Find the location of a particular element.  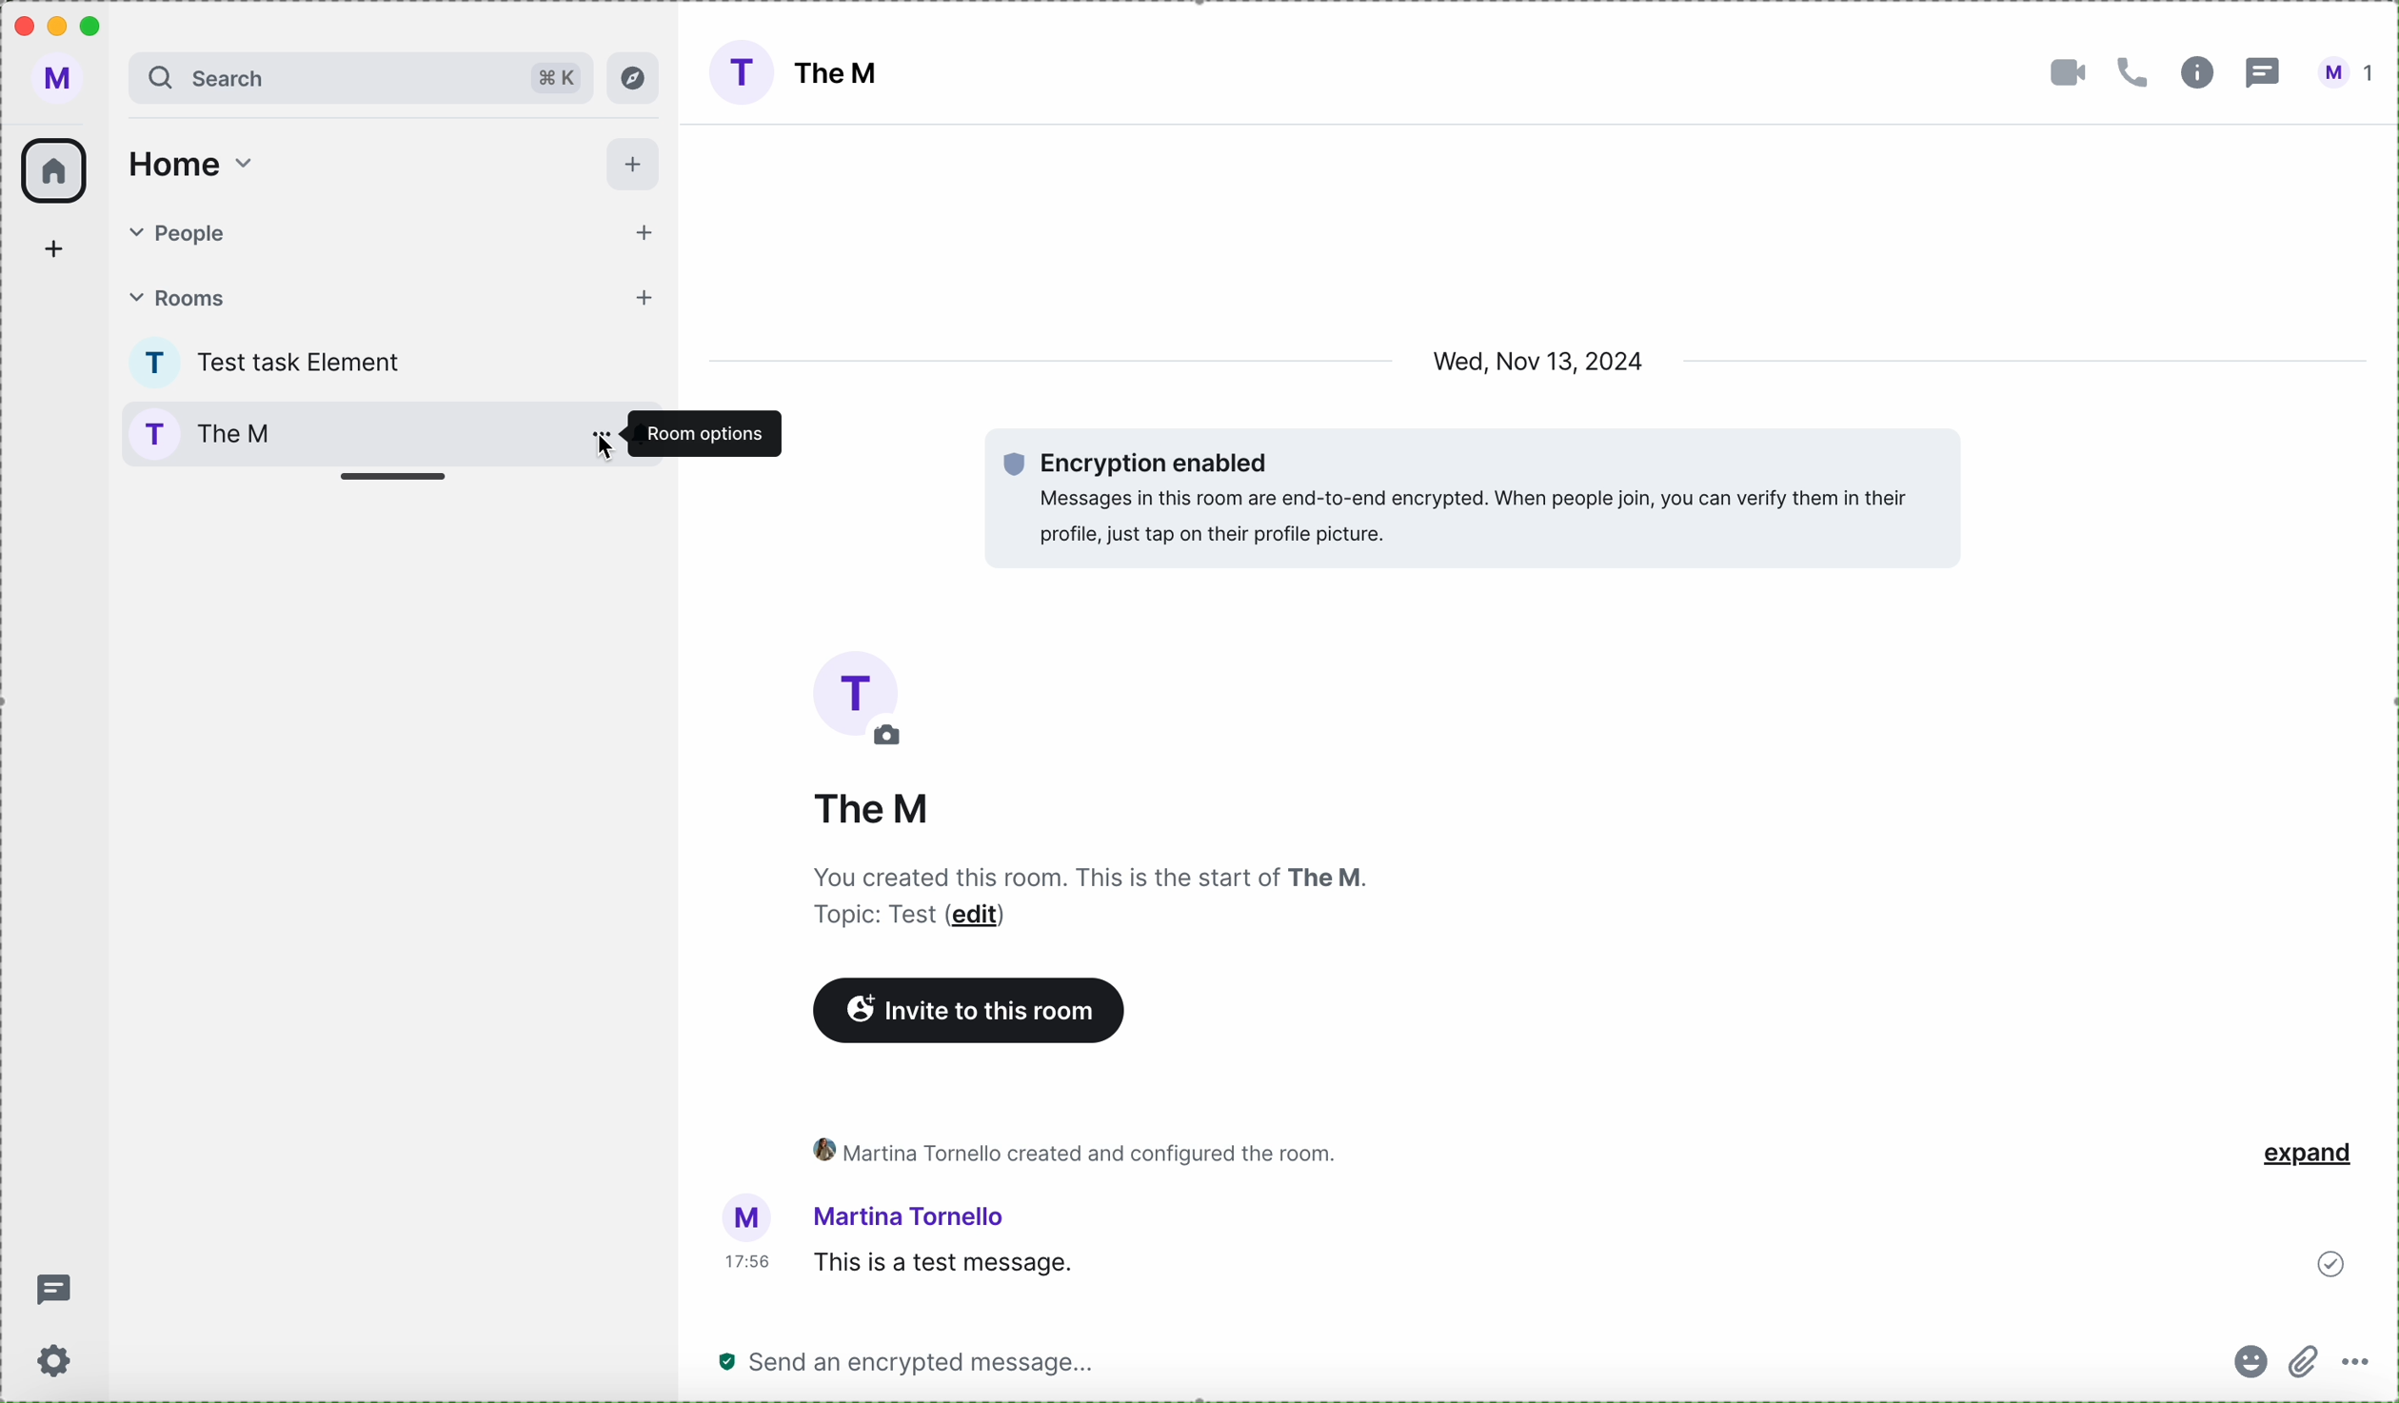

options is located at coordinates (605, 429).